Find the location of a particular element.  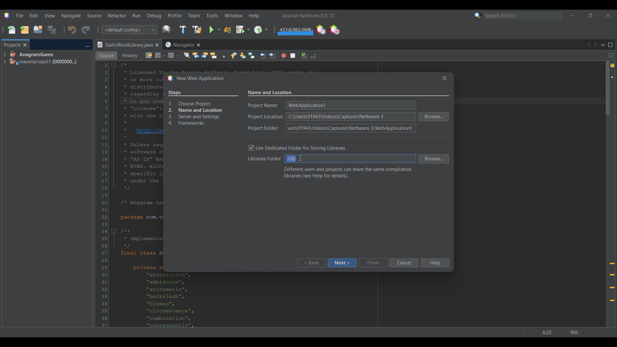

Team menu is located at coordinates (194, 15).